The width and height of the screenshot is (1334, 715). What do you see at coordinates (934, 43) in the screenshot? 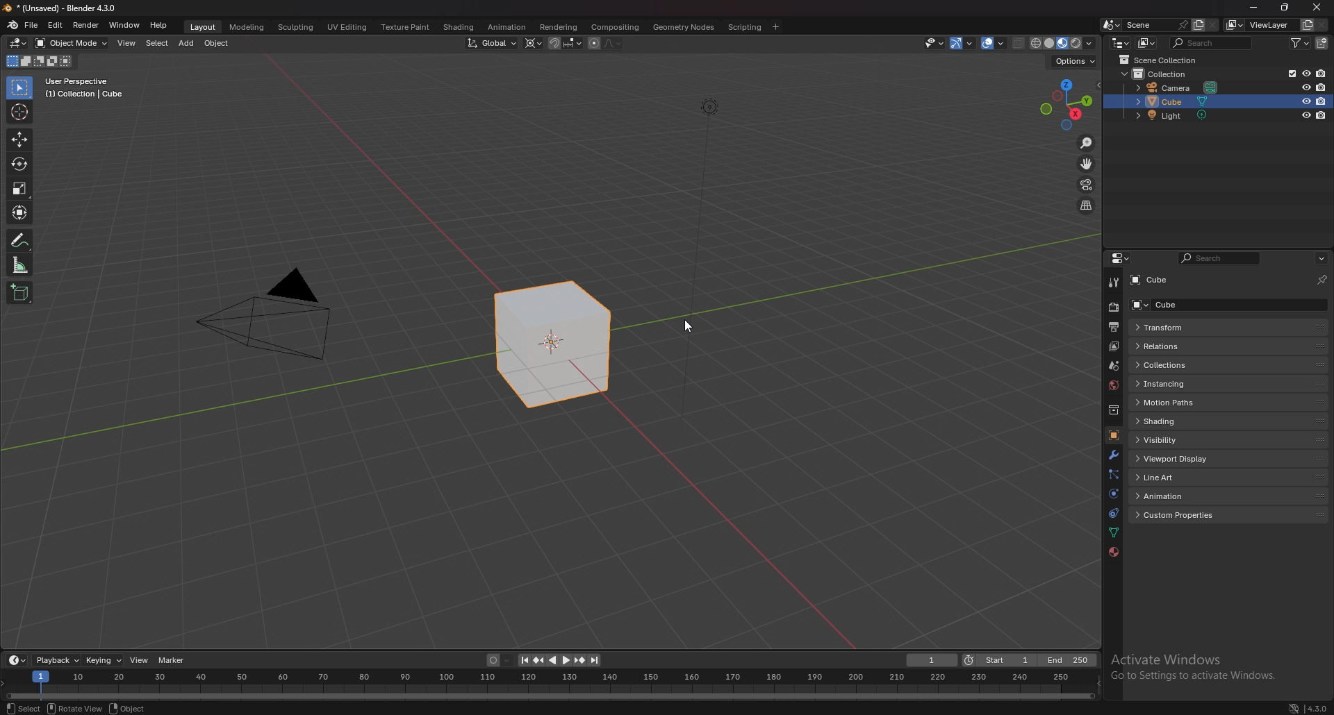
I see `selectibility and visibility` at bounding box center [934, 43].